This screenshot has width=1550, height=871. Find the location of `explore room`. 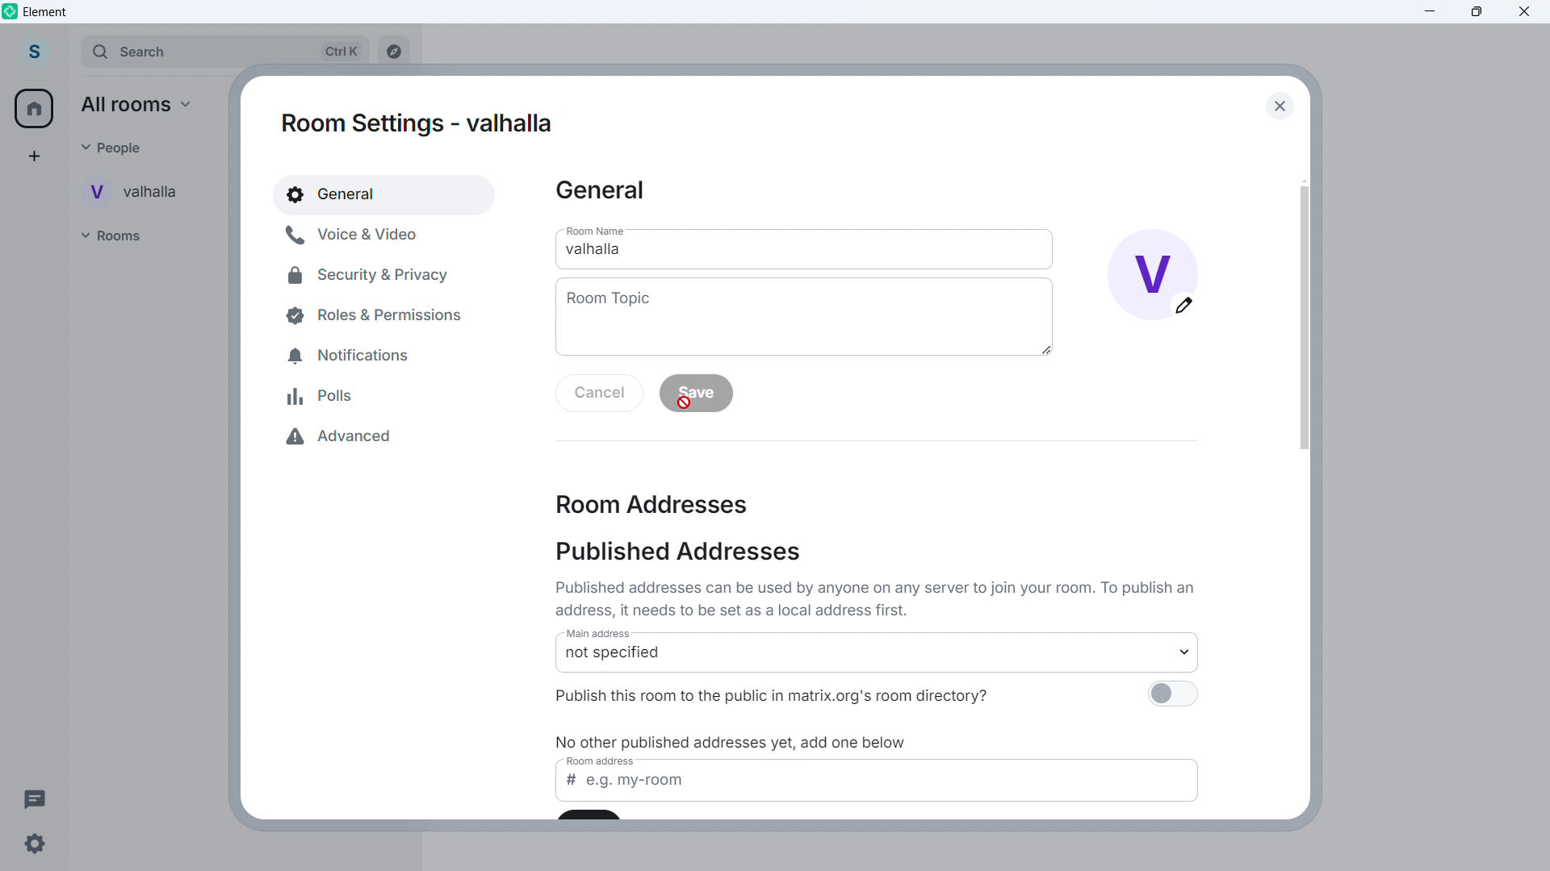

explore room is located at coordinates (399, 48).